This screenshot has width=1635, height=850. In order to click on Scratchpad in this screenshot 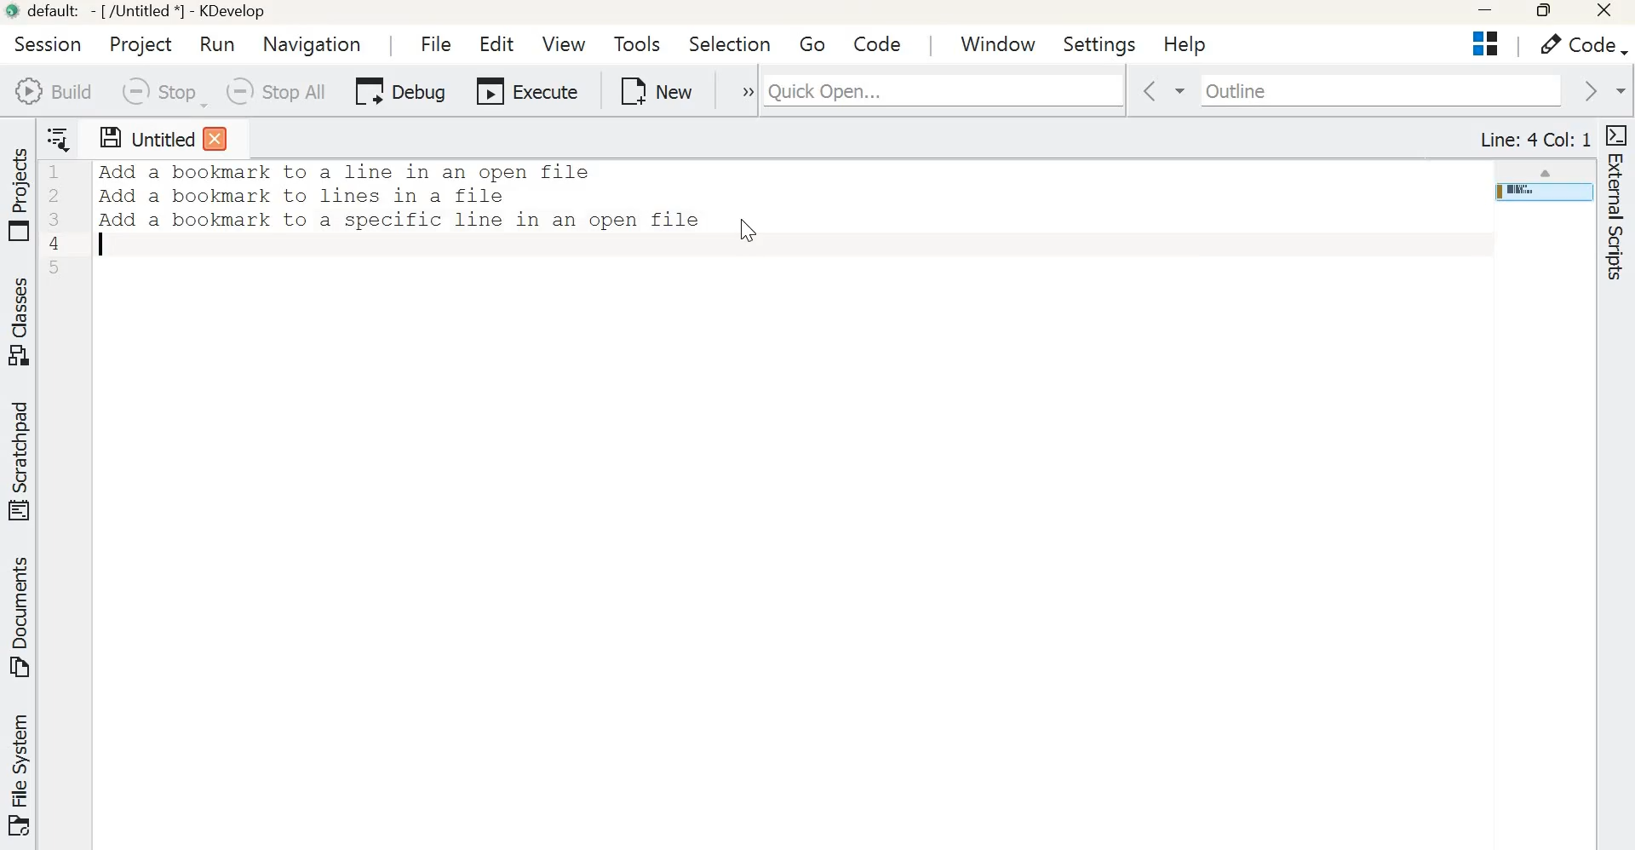, I will do `click(22, 462)`.